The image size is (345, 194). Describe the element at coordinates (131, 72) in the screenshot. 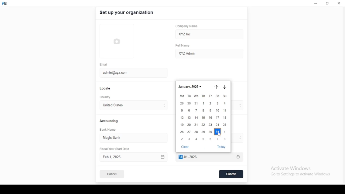

I see `admin@xyz.com` at that location.